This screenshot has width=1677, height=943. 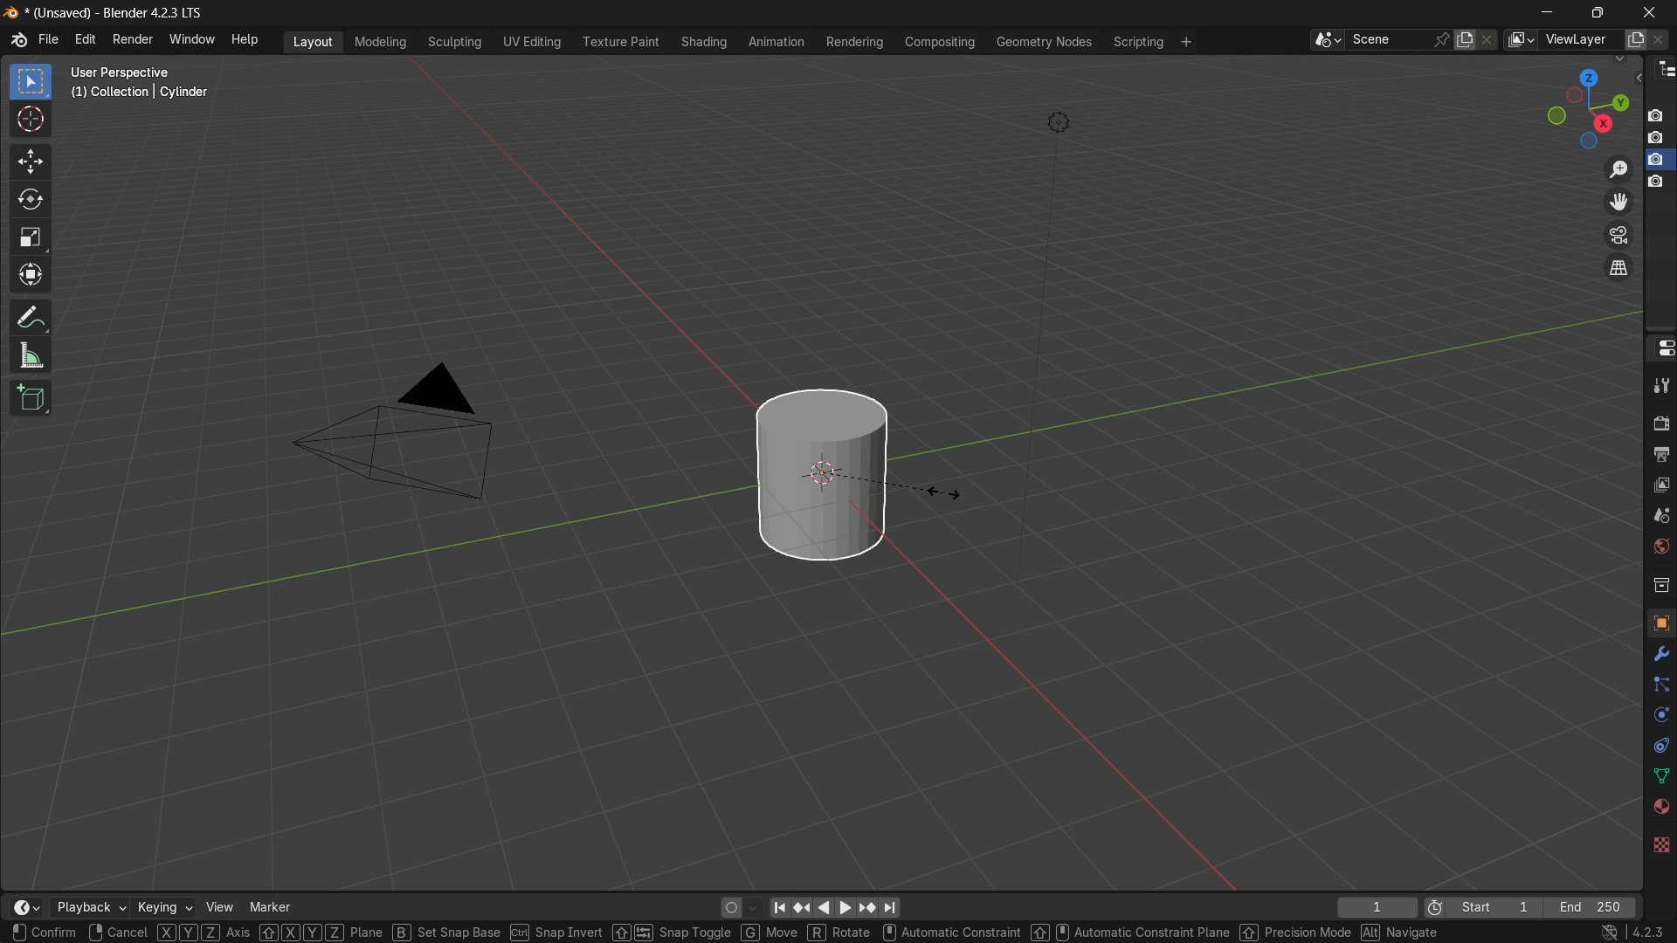 What do you see at coordinates (1500, 908) in the screenshot?
I see `Start 1` at bounding box center [1500, 908].